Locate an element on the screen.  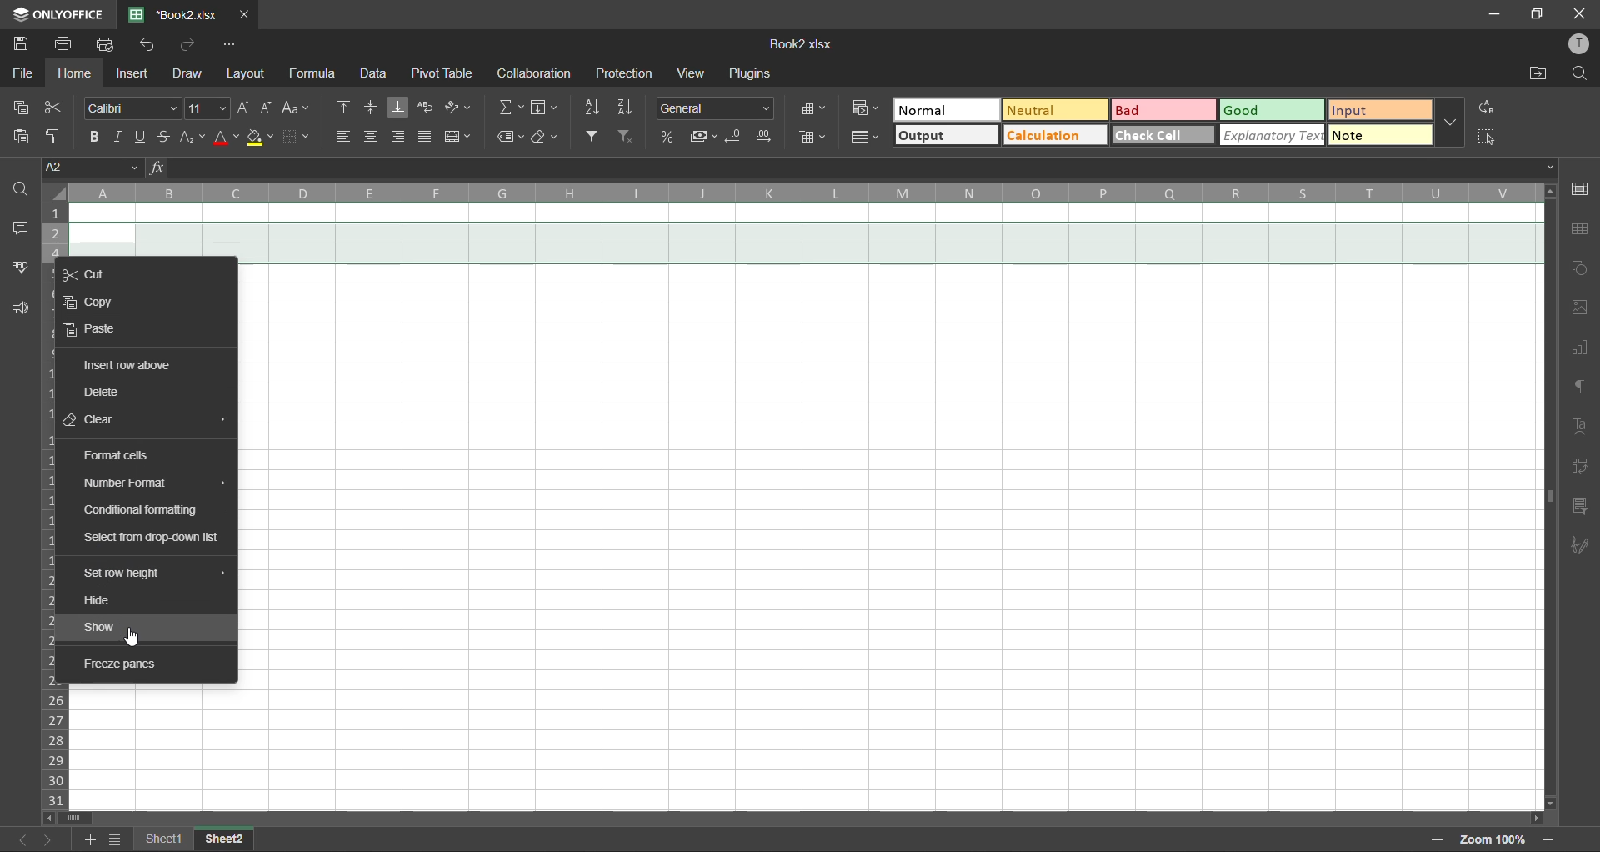
sub/superscript is located at coordinates (187, 135).